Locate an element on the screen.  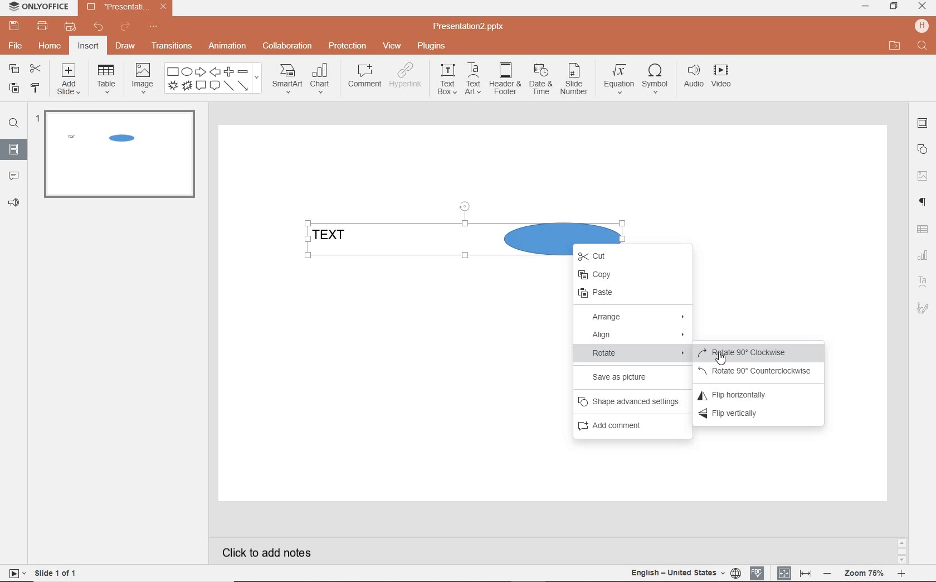
IMAGE SETTINGS is located at coordinates (923, 176).